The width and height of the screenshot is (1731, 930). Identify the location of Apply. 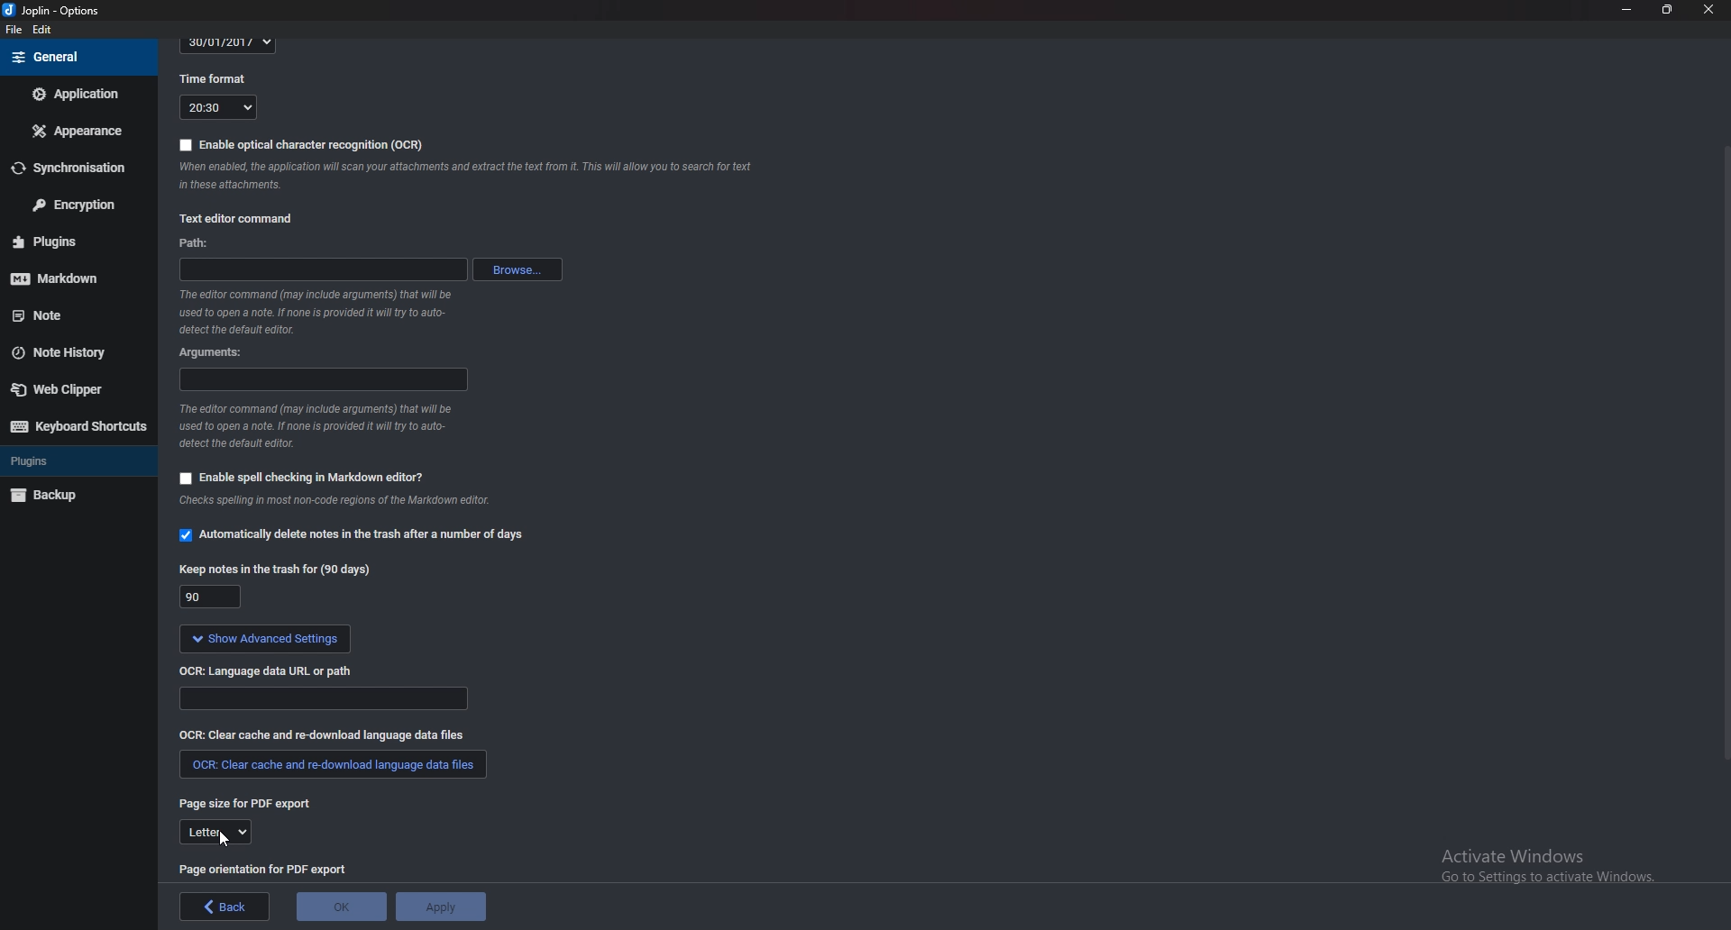
(441, 907).